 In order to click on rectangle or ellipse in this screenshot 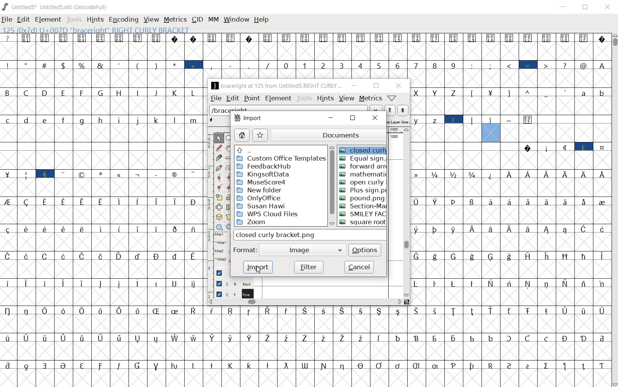, I will do `click(218, 226)`.